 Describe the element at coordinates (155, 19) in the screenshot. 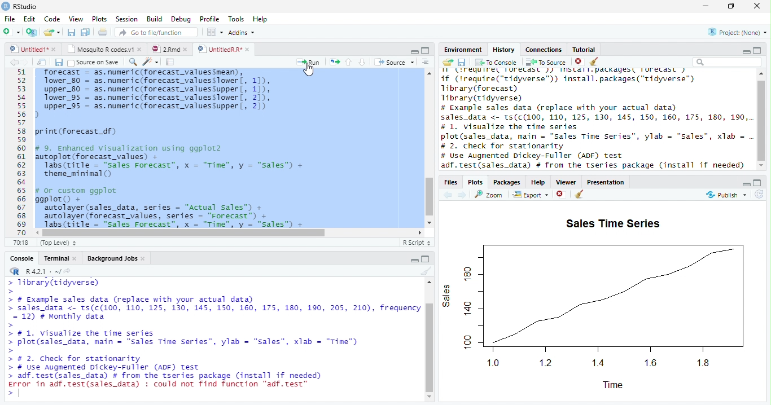

I see `Build` at that location.